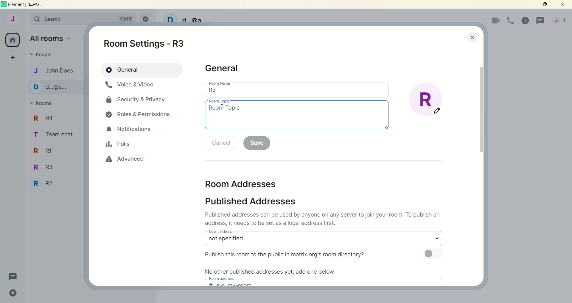 The image size is (572, 303). I want to click on toggle button, so click(435, 255).